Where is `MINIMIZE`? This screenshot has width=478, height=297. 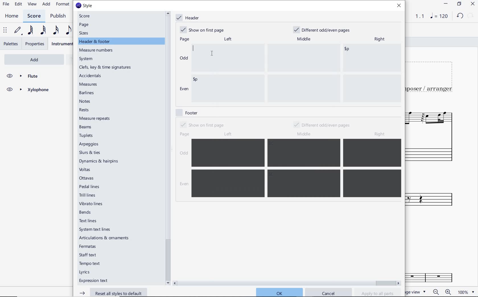
MINIMIZE is located at coordinates (445, 4).